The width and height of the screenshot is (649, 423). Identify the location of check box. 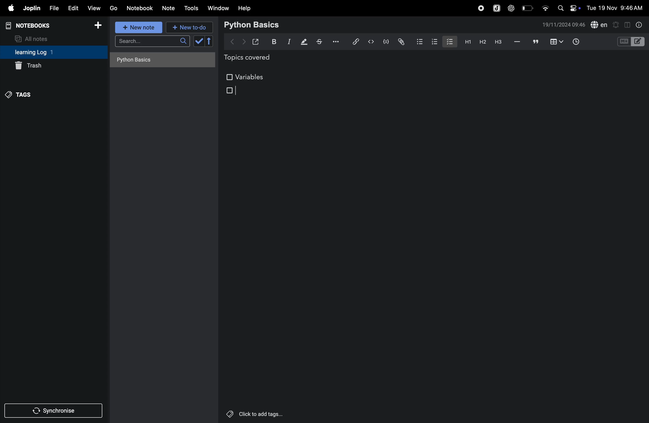
(205, 41).